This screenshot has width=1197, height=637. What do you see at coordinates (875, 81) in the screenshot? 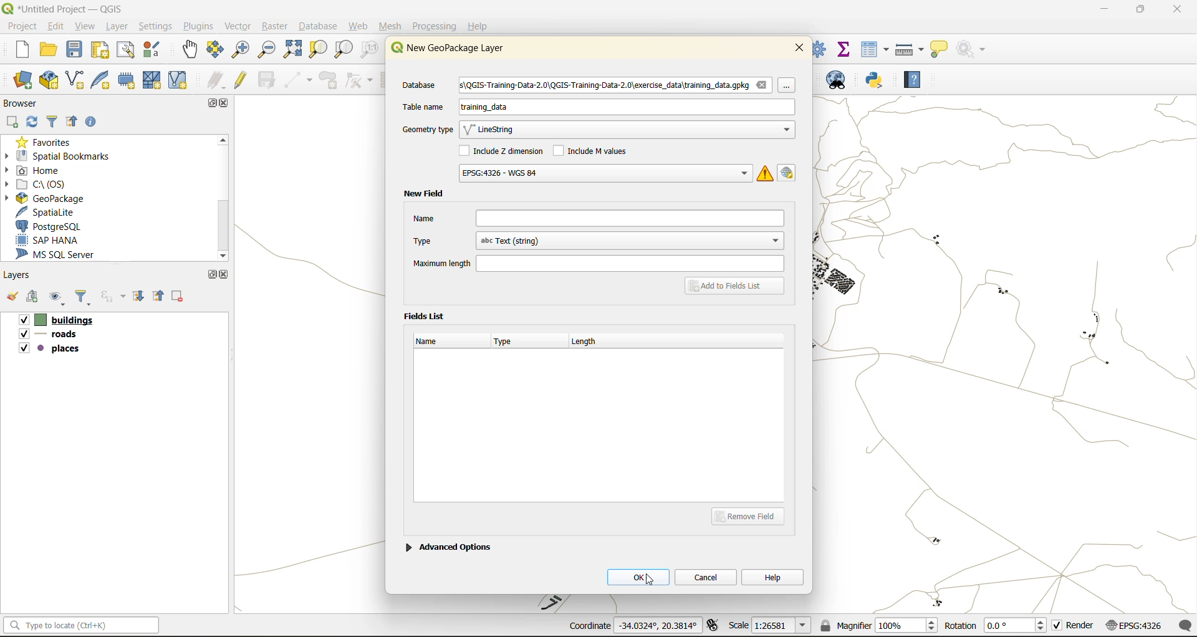
I see `python` at bounding box center [875, 81].